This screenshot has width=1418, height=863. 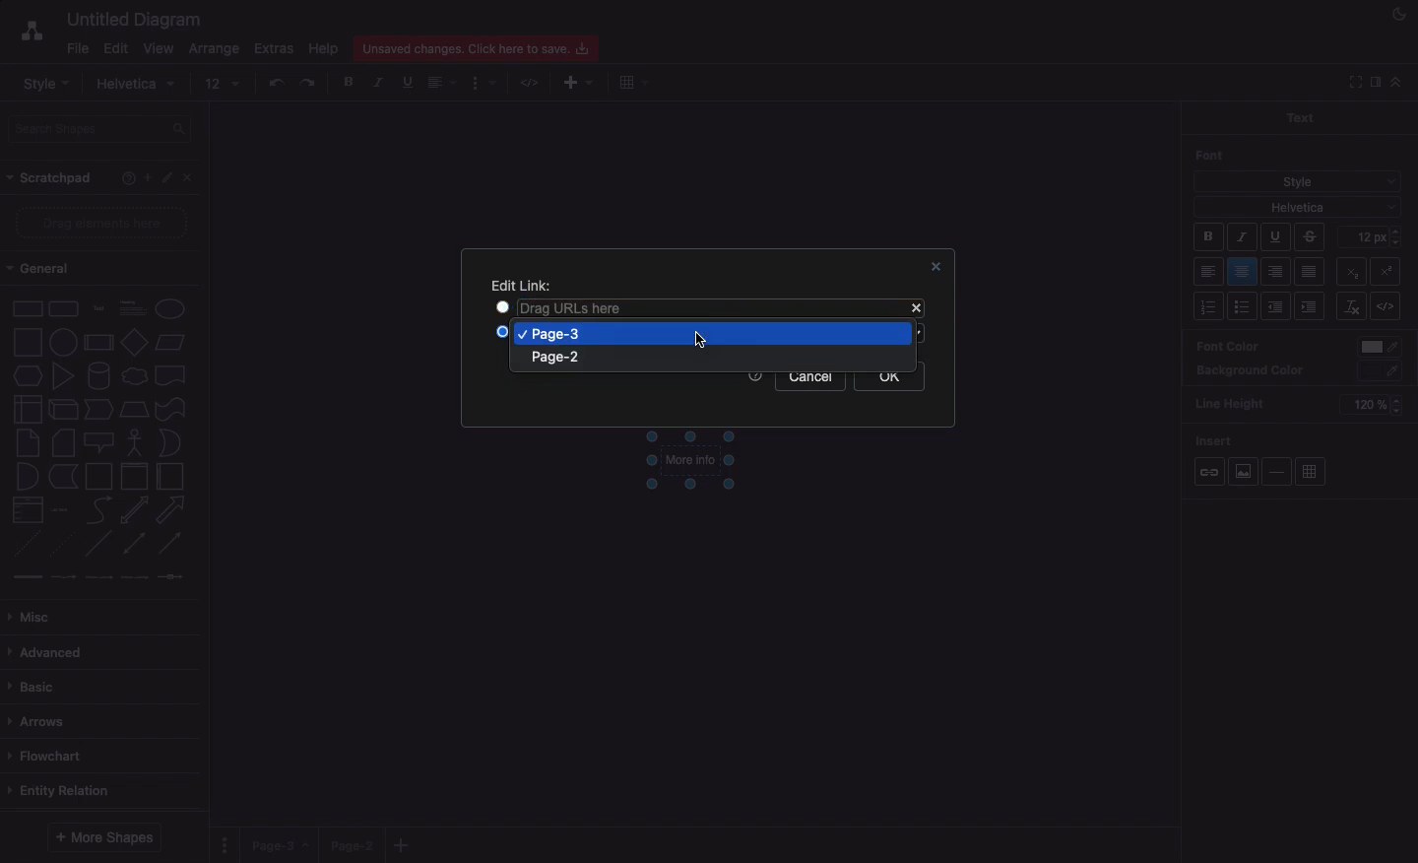 I want to click on Bold, so click(x=1209, y=239).